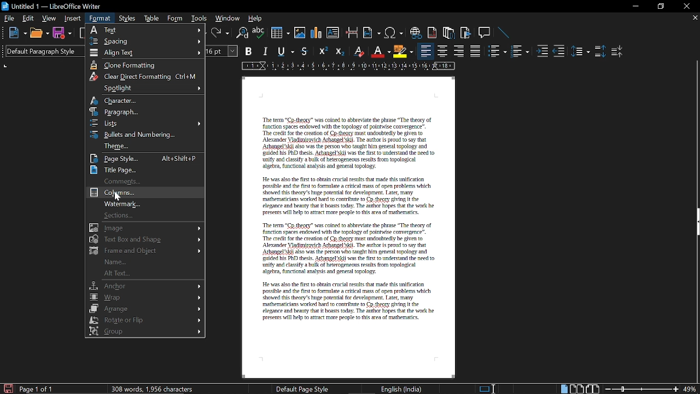  I want to click on Image, so click(145, 228).